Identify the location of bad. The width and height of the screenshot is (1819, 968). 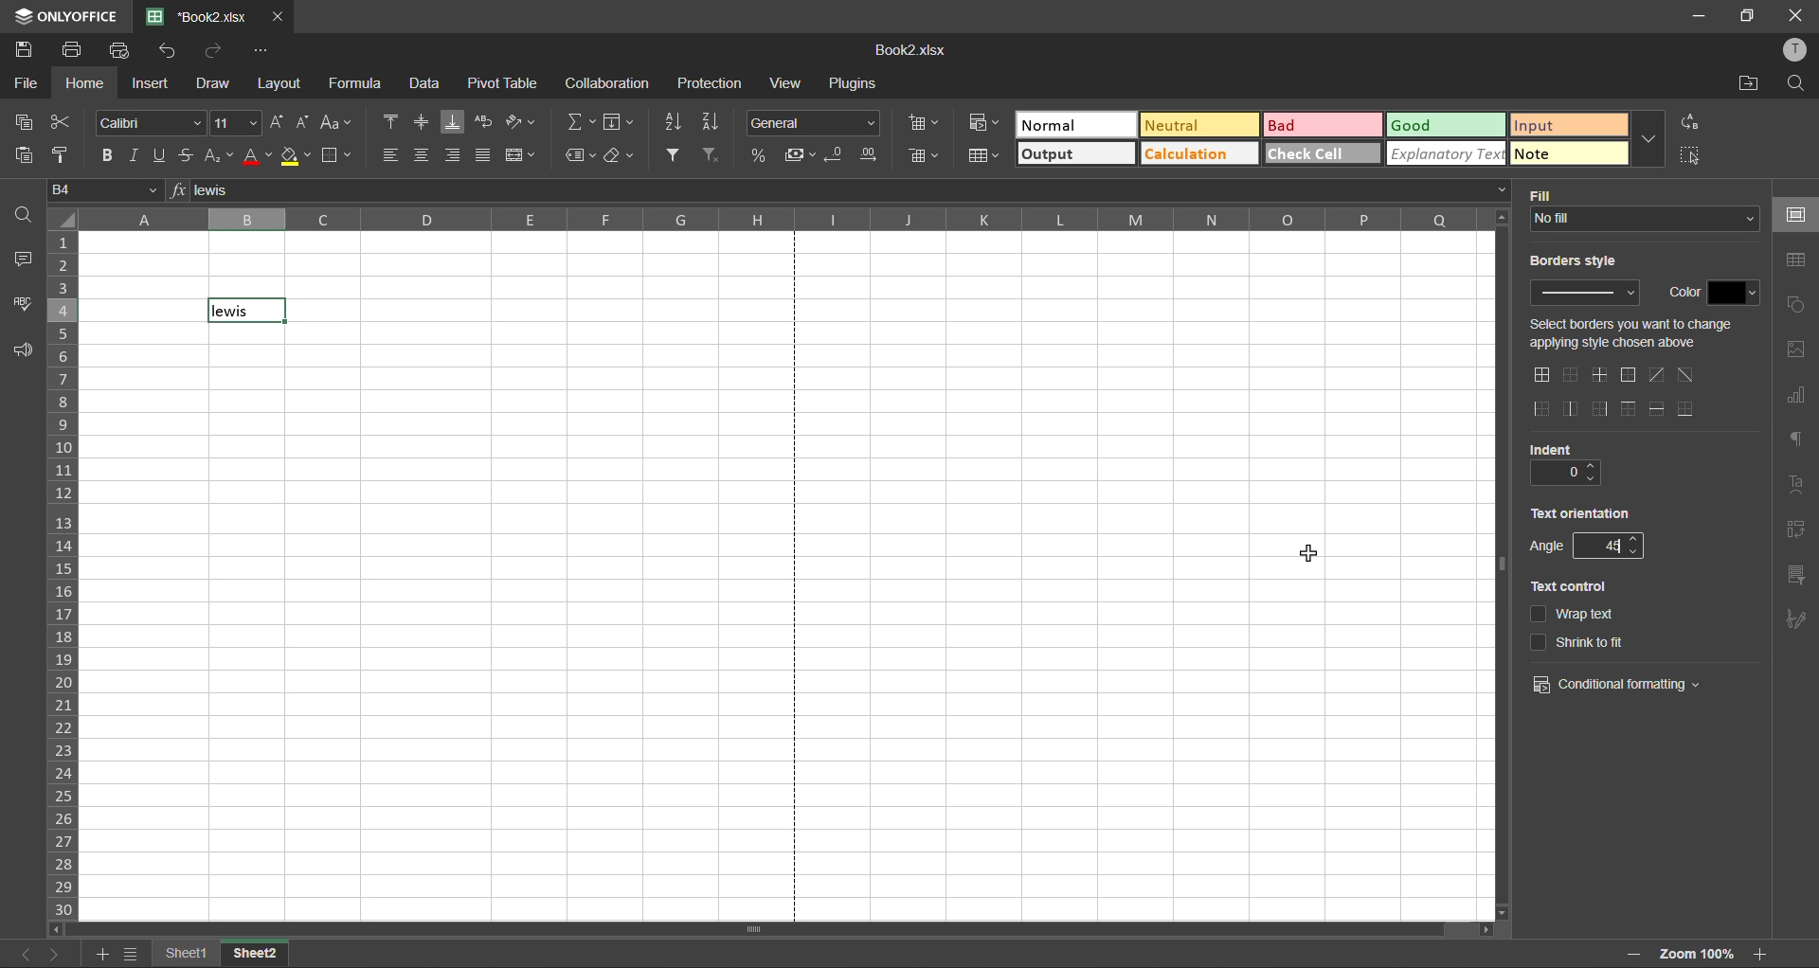
(1325, 124).